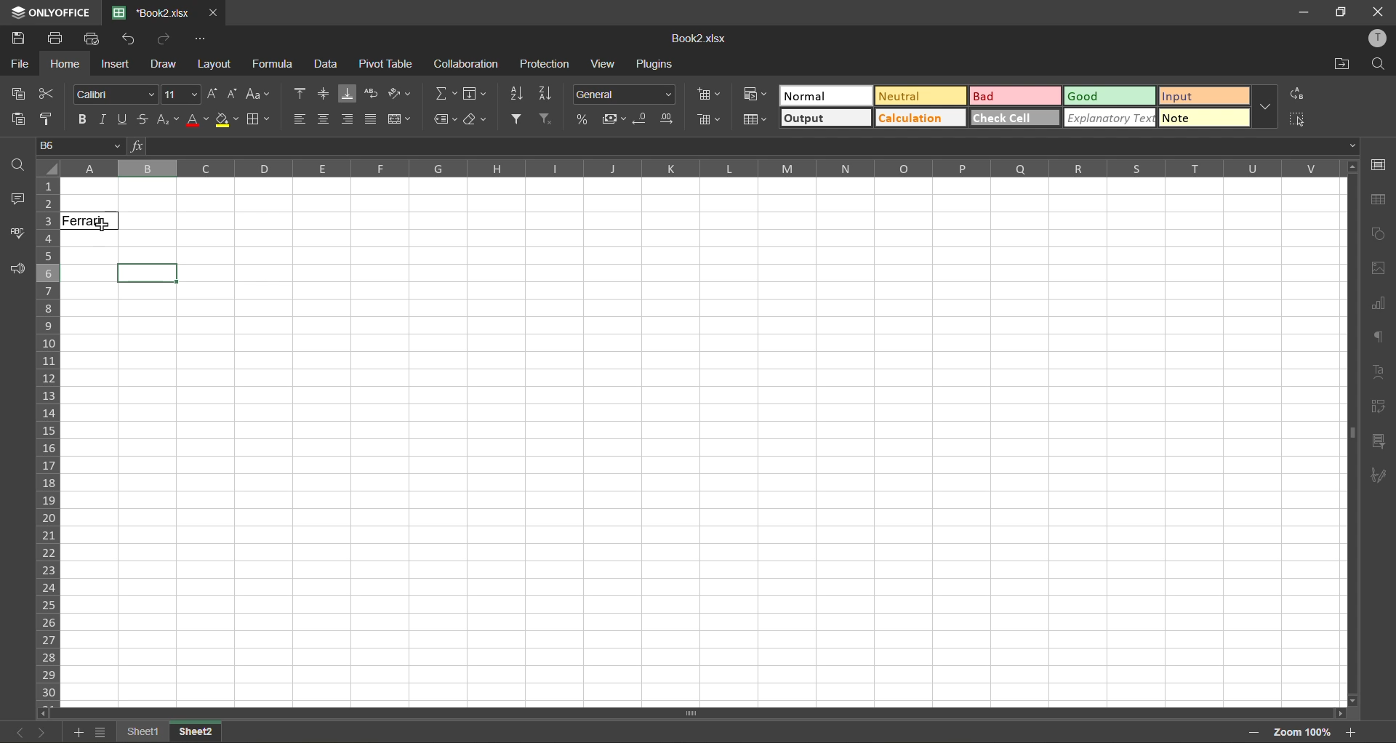 The width and height of the screenshot is (1396, 743). Describe the element at coordinates (711, 97) in the screenshot. I see `insert cells` at that location.